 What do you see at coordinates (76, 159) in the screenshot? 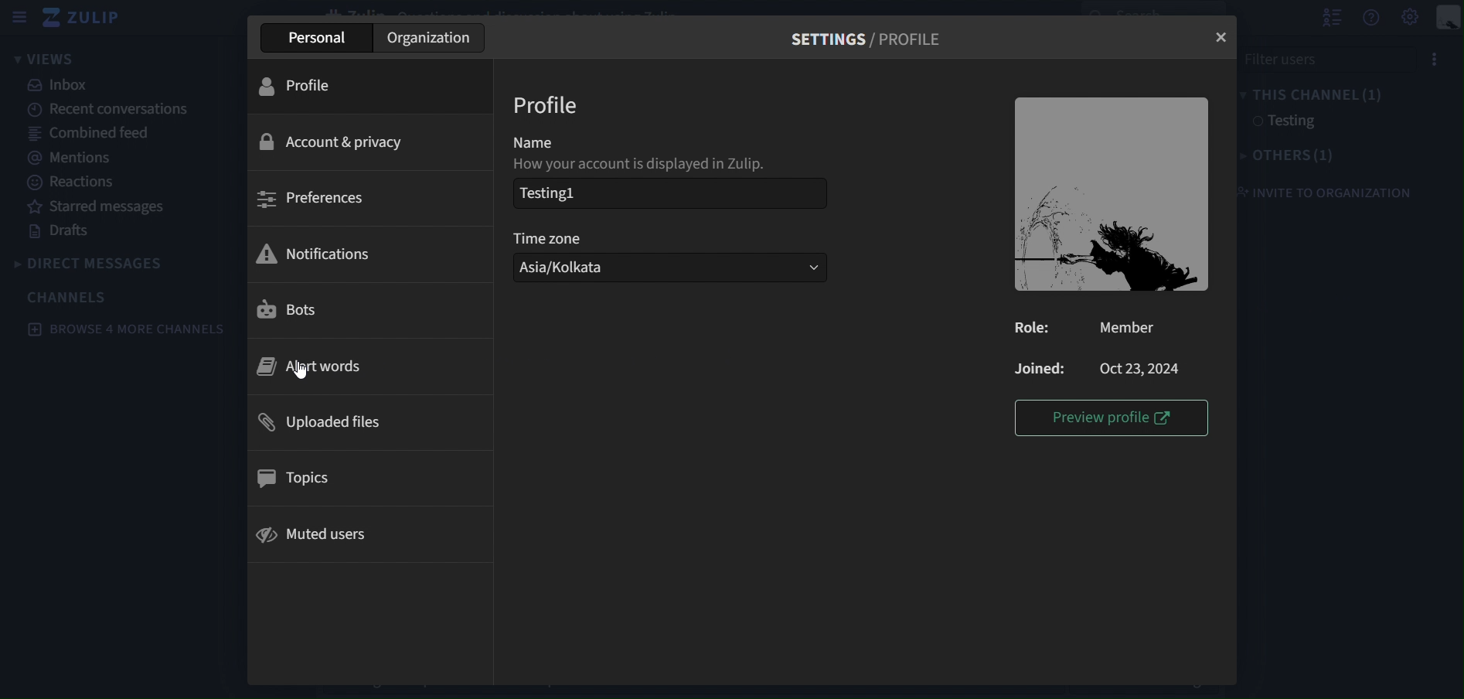
I see `mentions` at bounding box center [76, 159].